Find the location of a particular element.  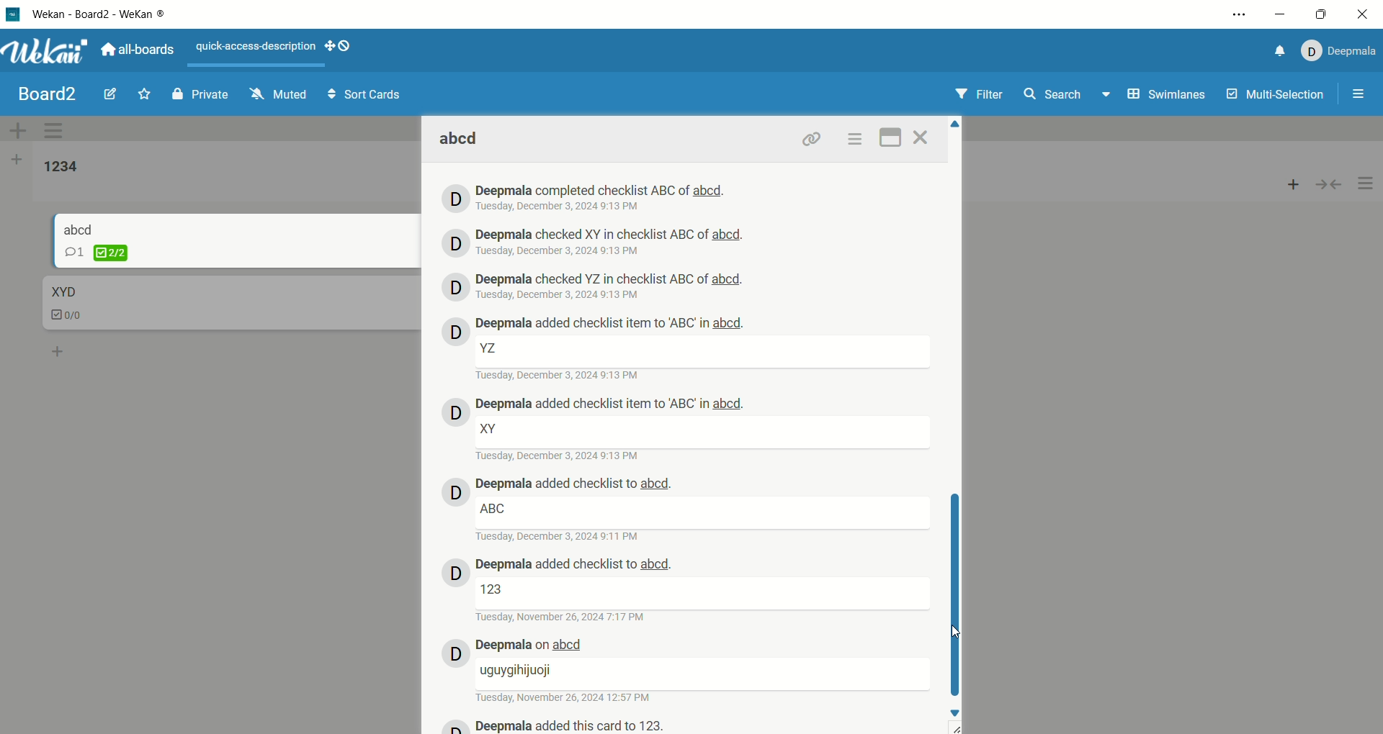

search is located at coordinates (1068, 96).